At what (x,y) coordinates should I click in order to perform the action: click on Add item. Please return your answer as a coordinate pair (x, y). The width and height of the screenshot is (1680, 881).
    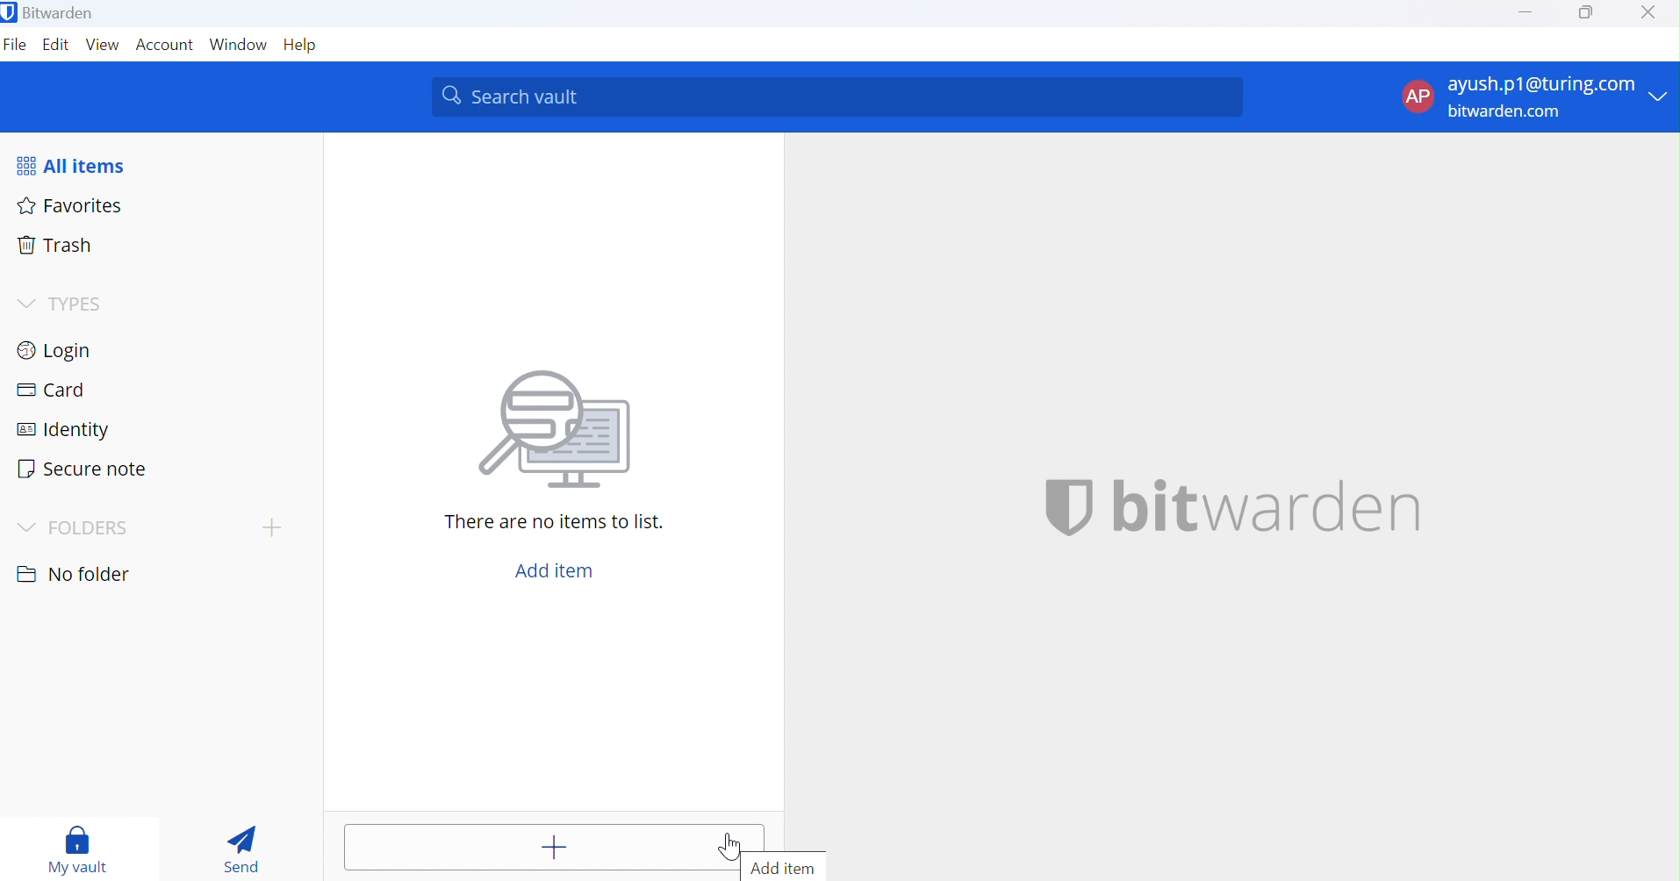
    Looking at the image, I should click on (552, 571).